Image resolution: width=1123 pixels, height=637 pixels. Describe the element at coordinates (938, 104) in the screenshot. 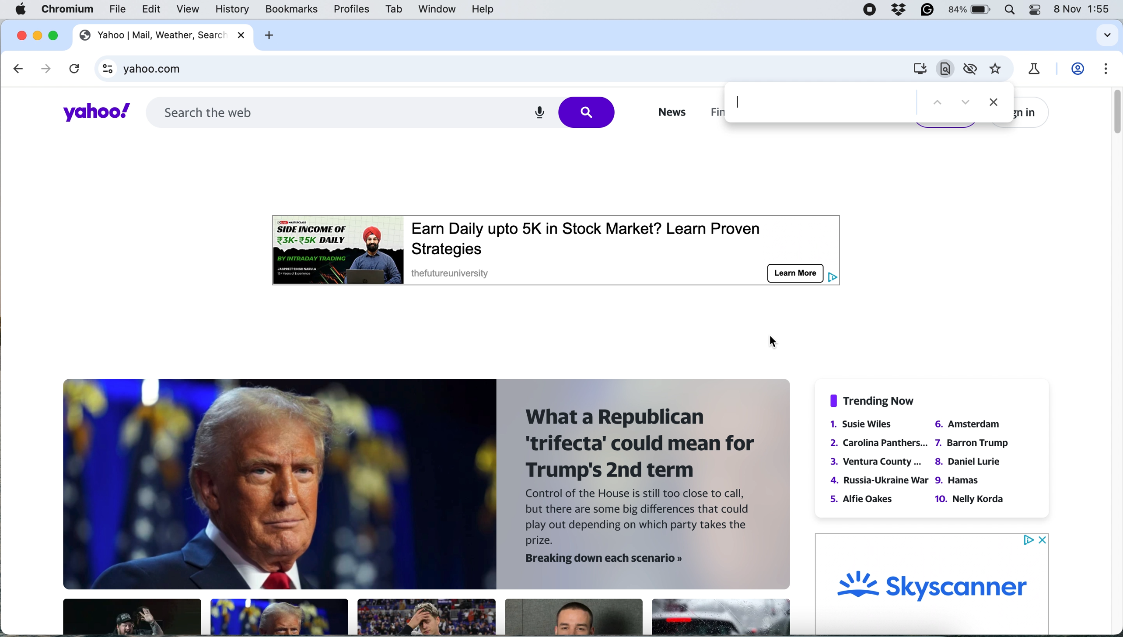

I see `previous` at that location.